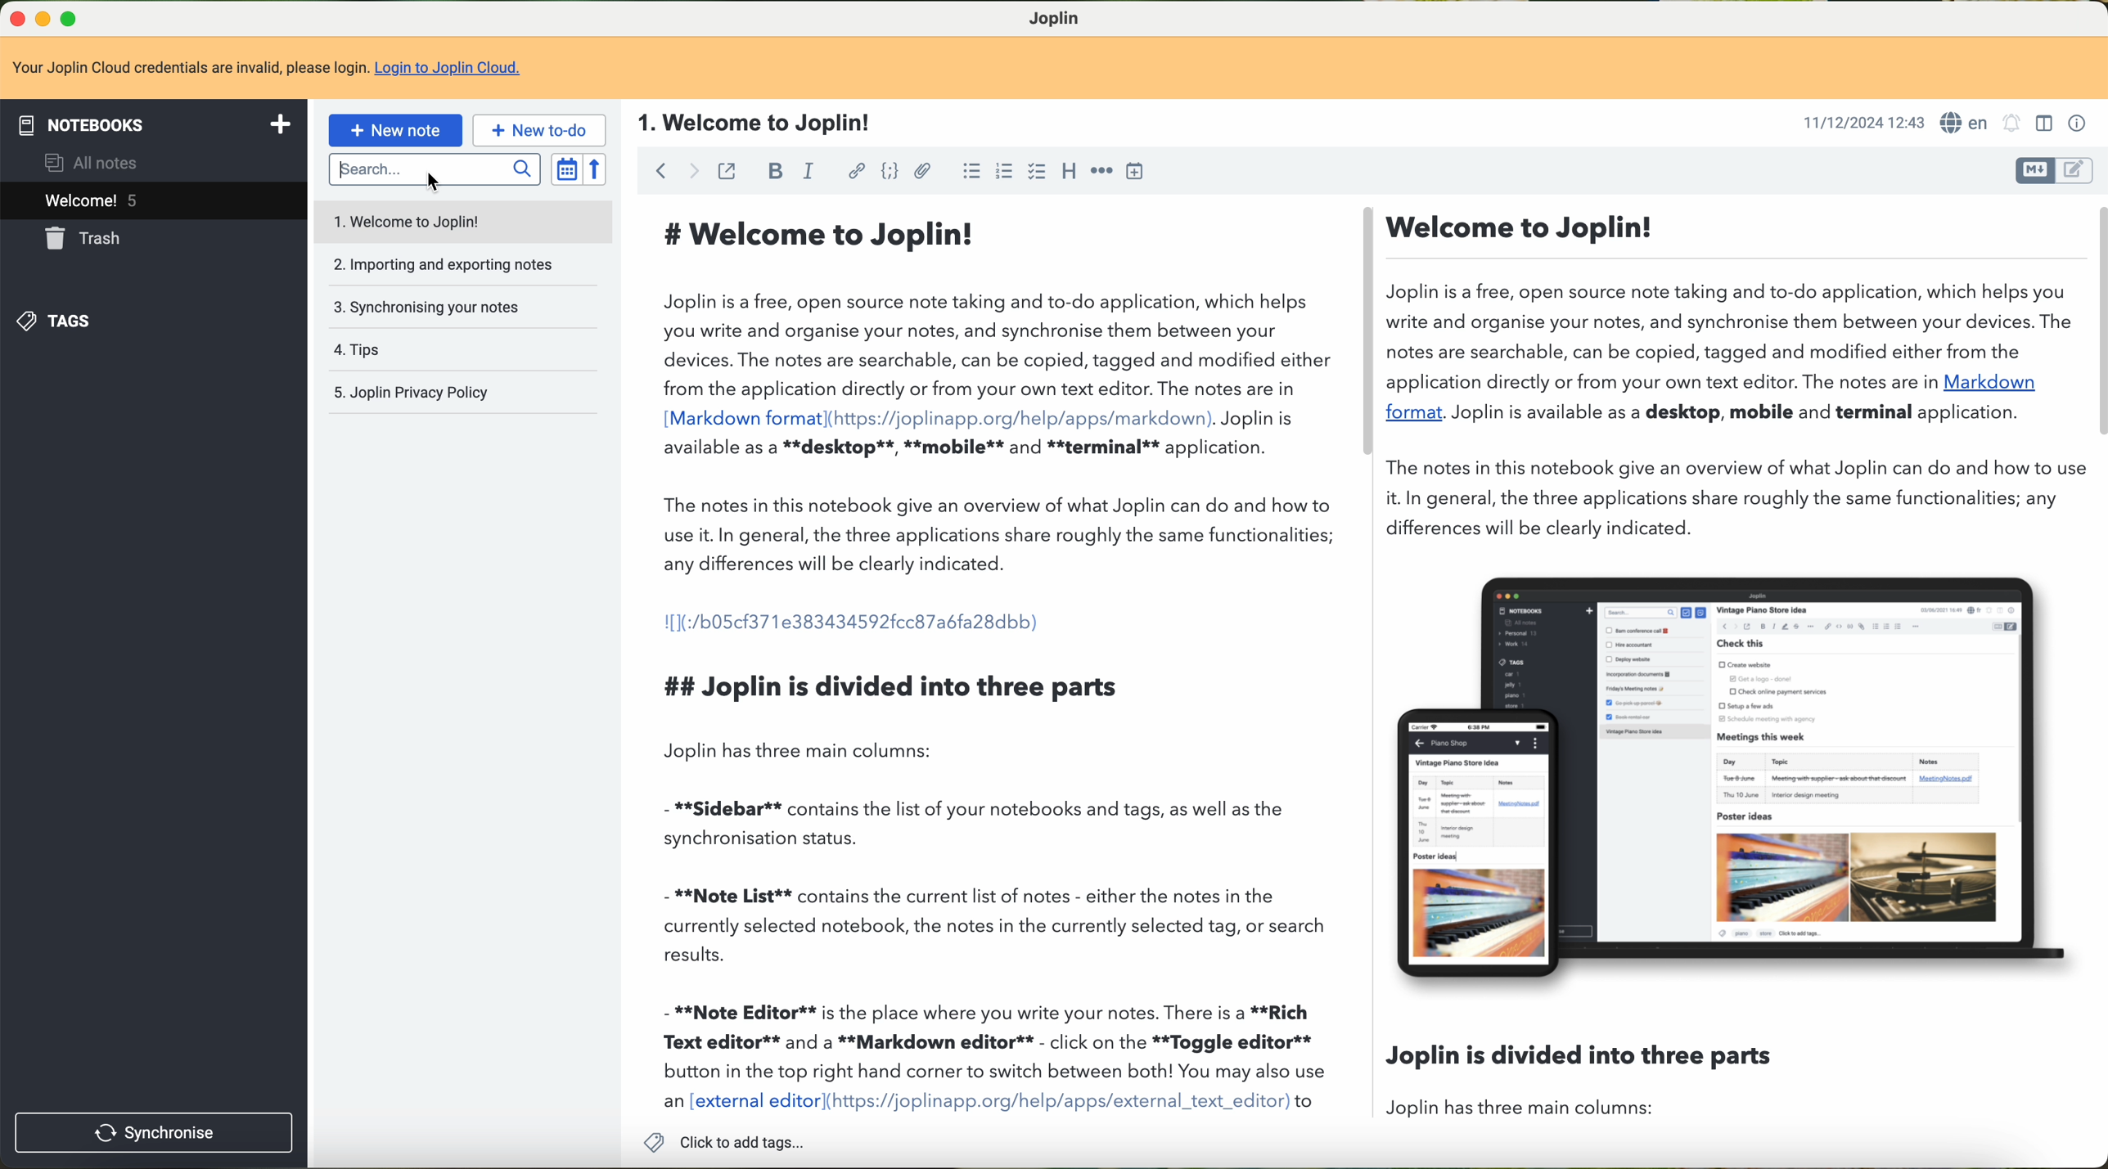  What do you see at coordinates (689, 169) in the screenshot?
I see `navigate foward arrow` at bounding box center [689, 169].